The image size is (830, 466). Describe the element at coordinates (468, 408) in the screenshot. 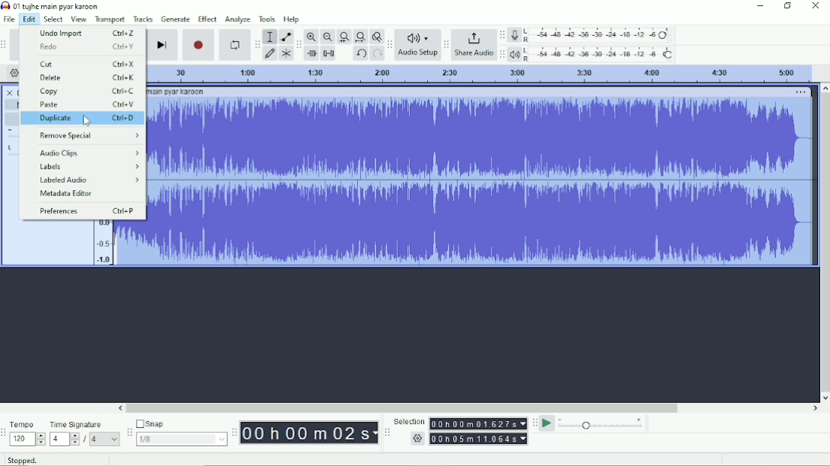

I see `Horizontal scrollbar` at that location.